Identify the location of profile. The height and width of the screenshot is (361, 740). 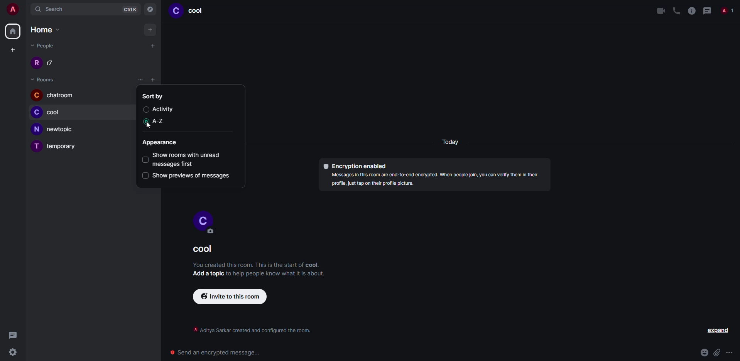
(36, 63).